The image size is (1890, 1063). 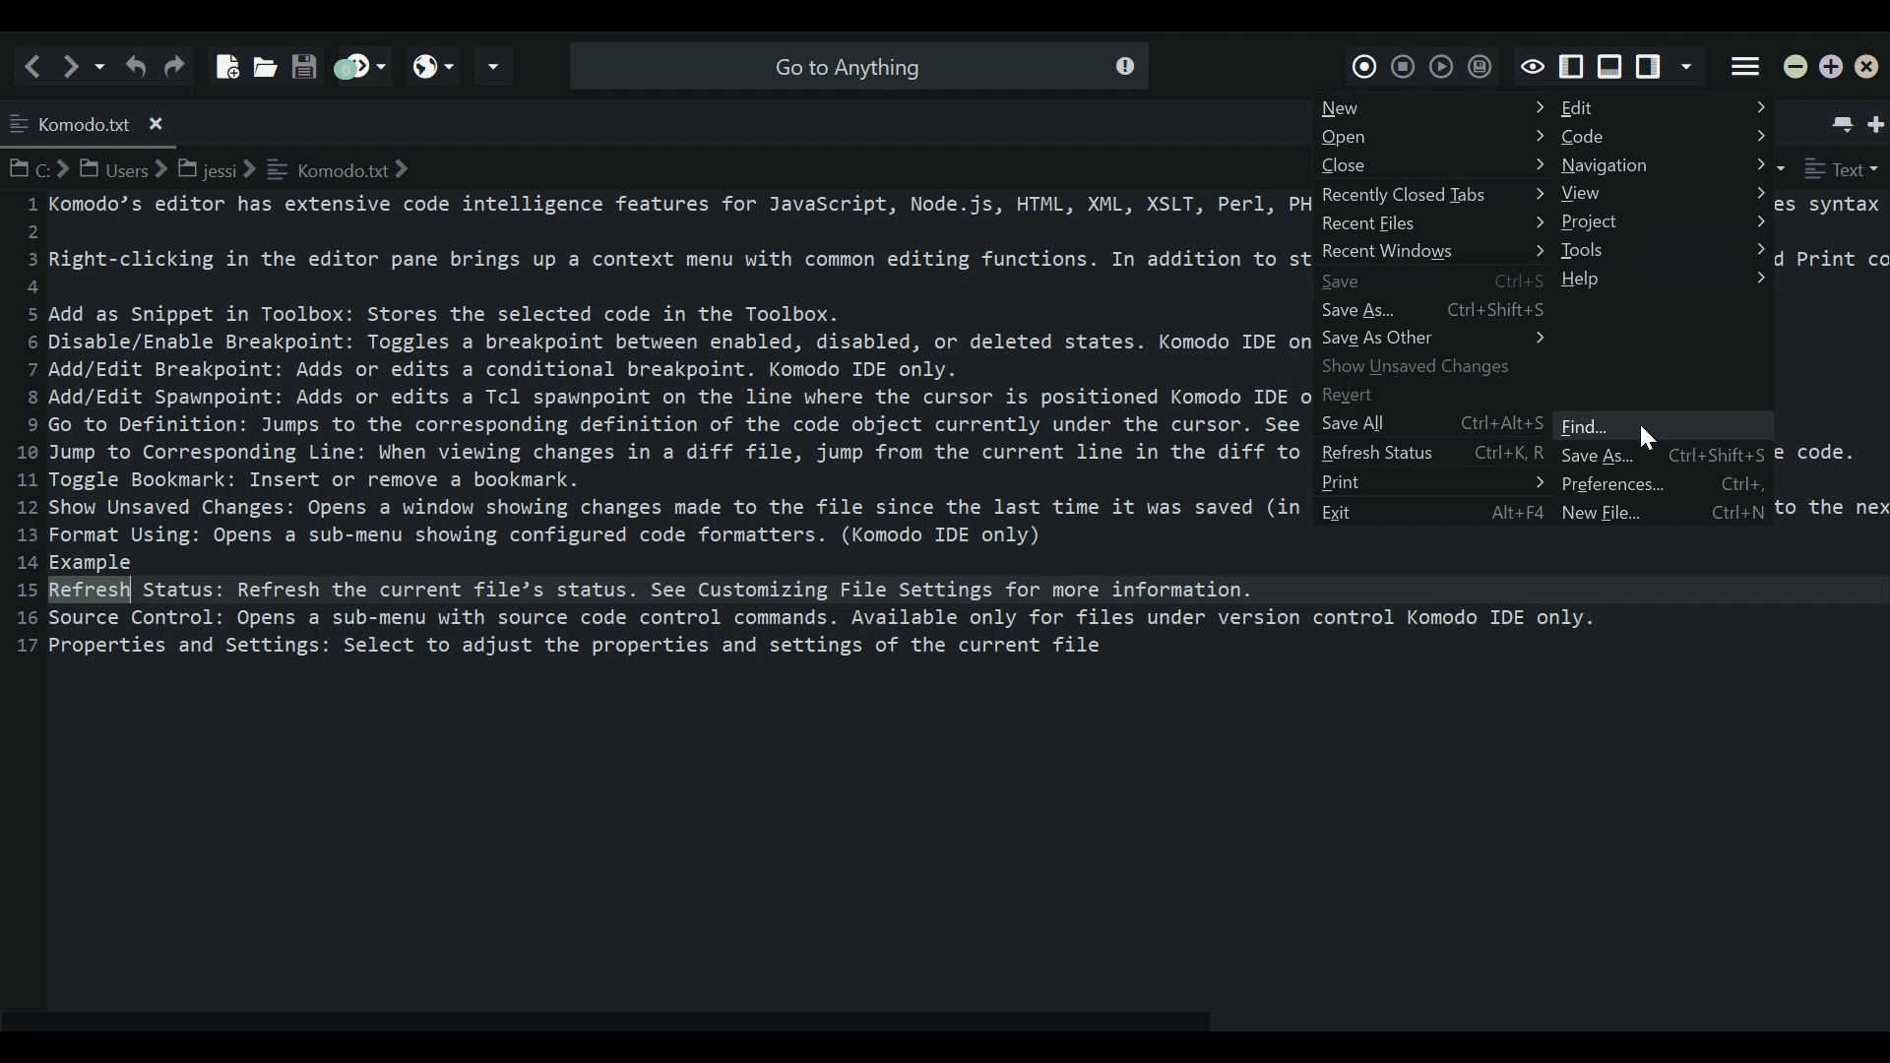 What do you see at coordinates (1433, 137) in the screenshot?
I see `Open` at bounding box center [1433, 137].